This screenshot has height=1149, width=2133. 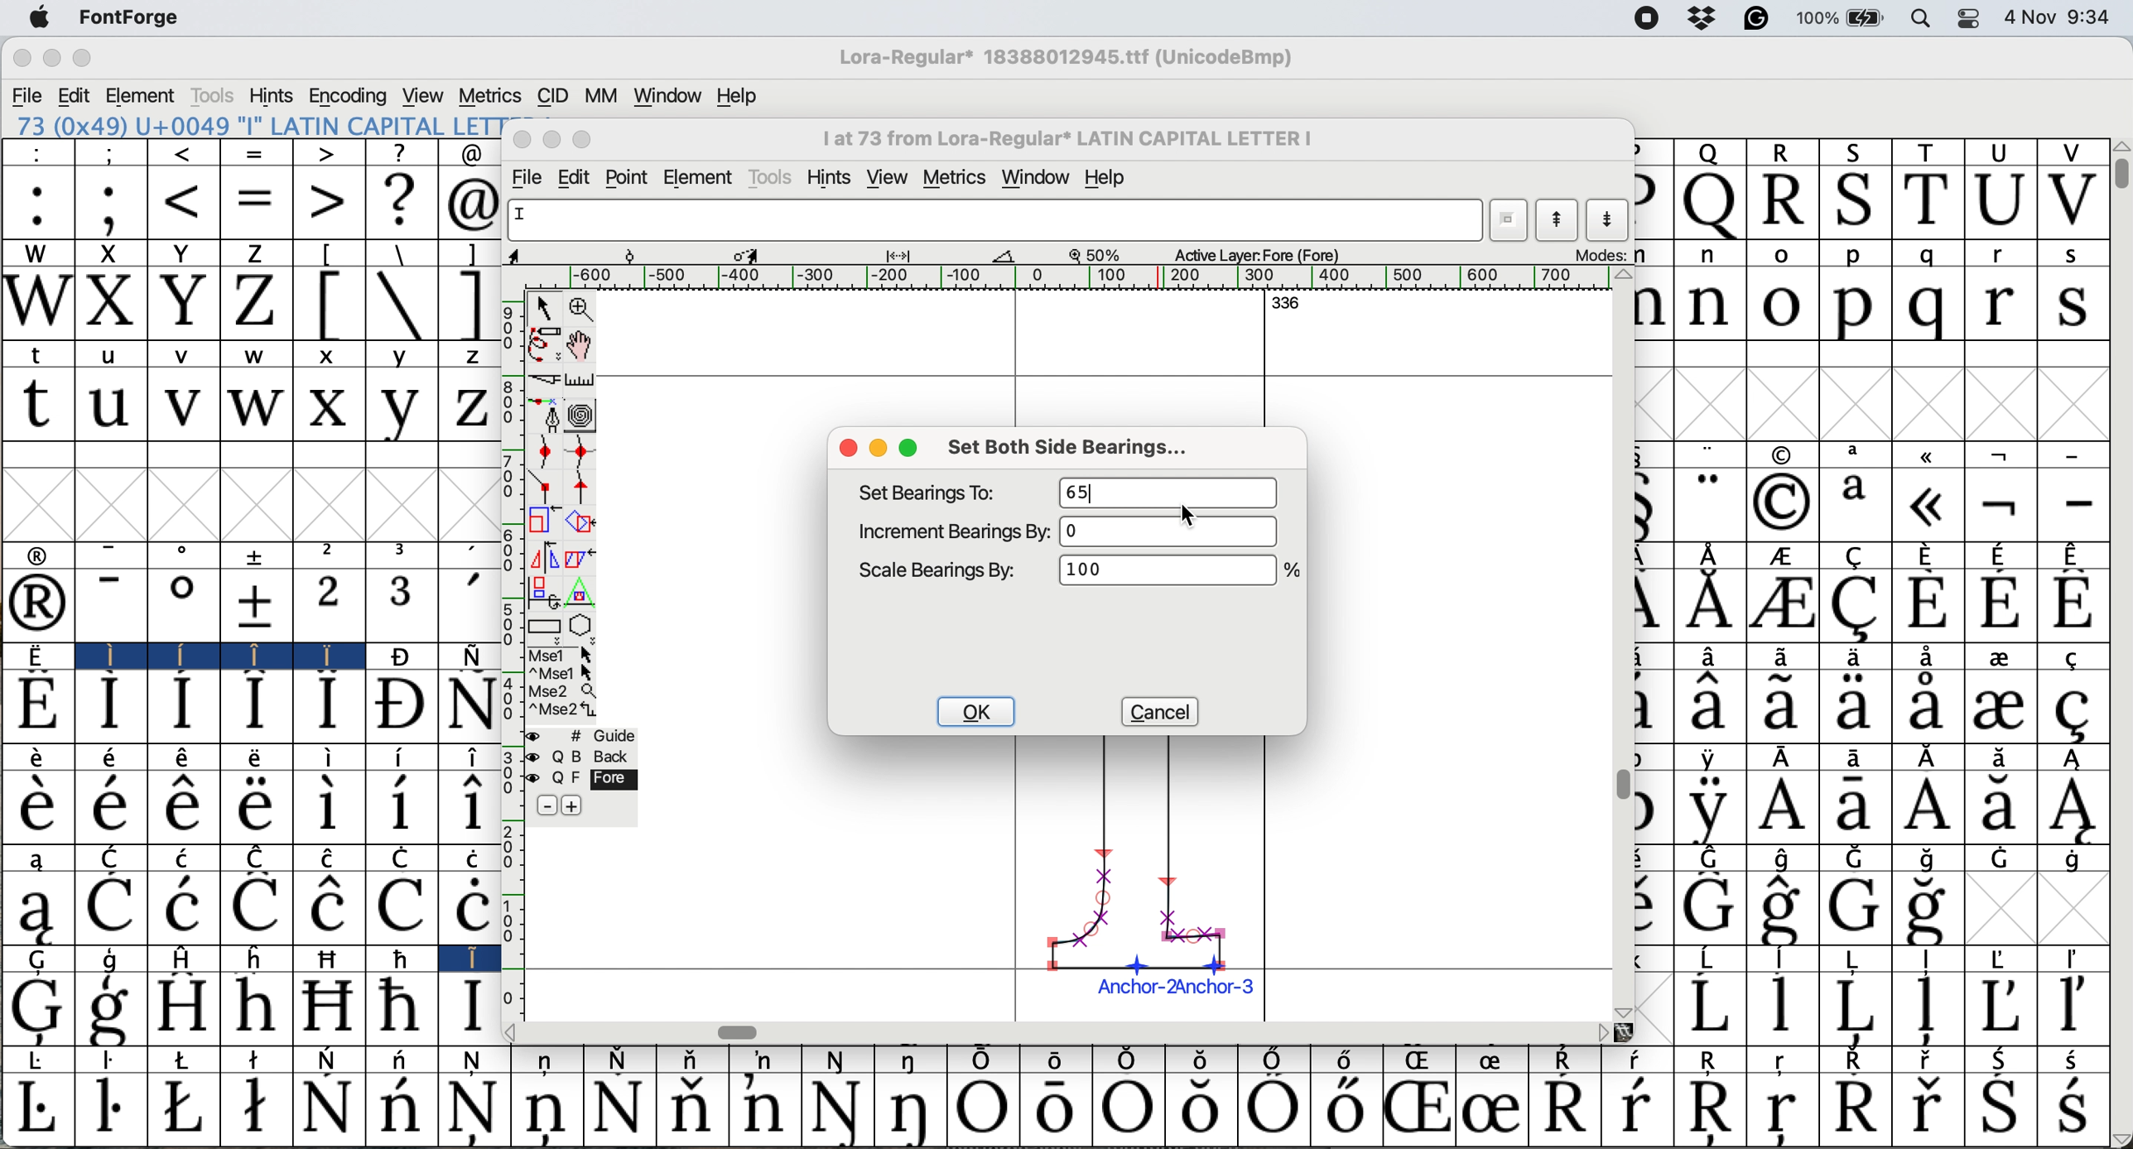 I want to click on increment bearings by, so click(x=952, y=531).